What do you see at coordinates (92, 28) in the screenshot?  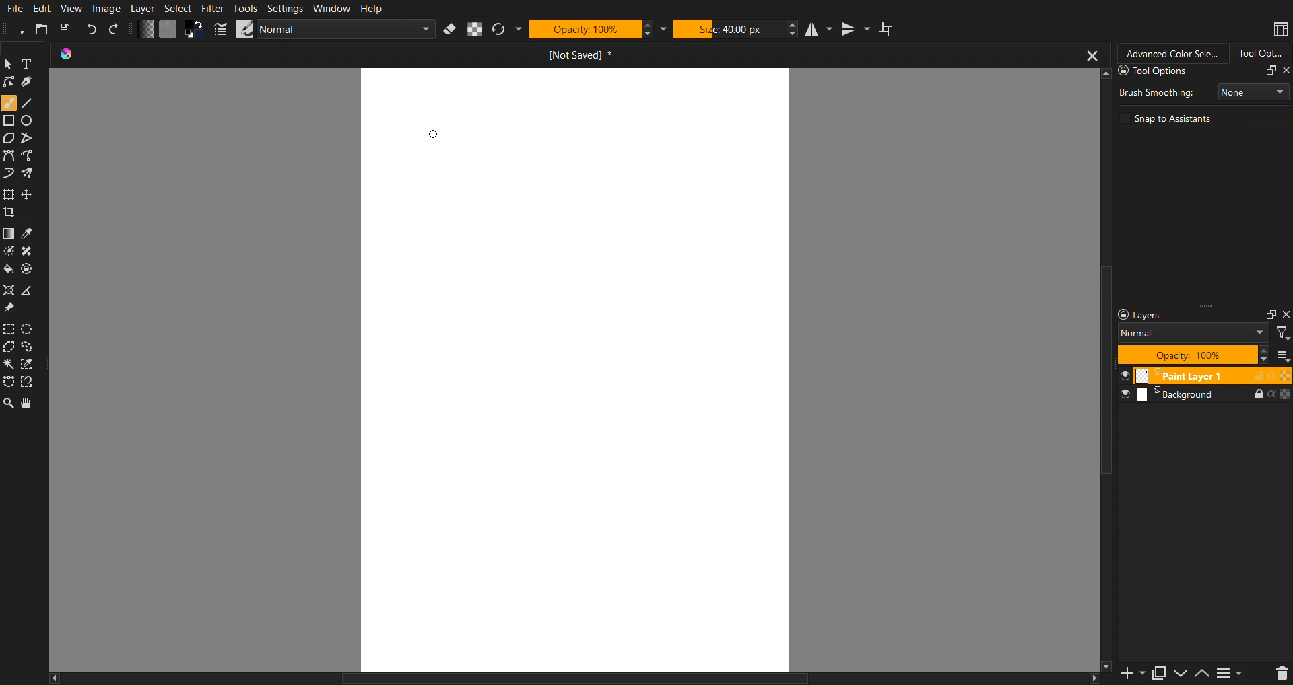 I see `Undo` at bounding box center [92, 28].